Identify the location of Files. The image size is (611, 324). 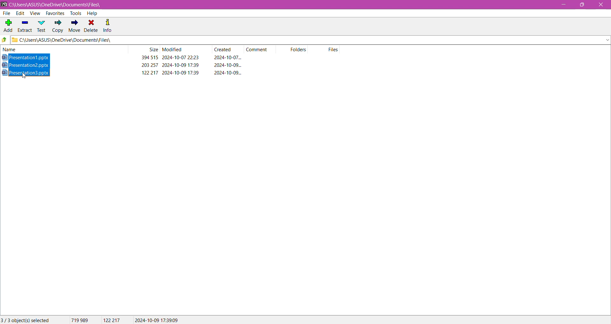
(334, 49).